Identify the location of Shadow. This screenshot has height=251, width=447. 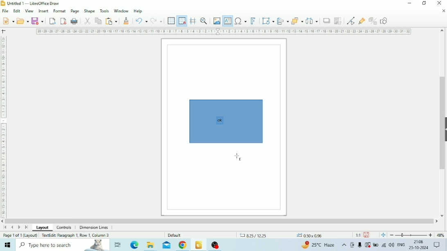
(327, 20).